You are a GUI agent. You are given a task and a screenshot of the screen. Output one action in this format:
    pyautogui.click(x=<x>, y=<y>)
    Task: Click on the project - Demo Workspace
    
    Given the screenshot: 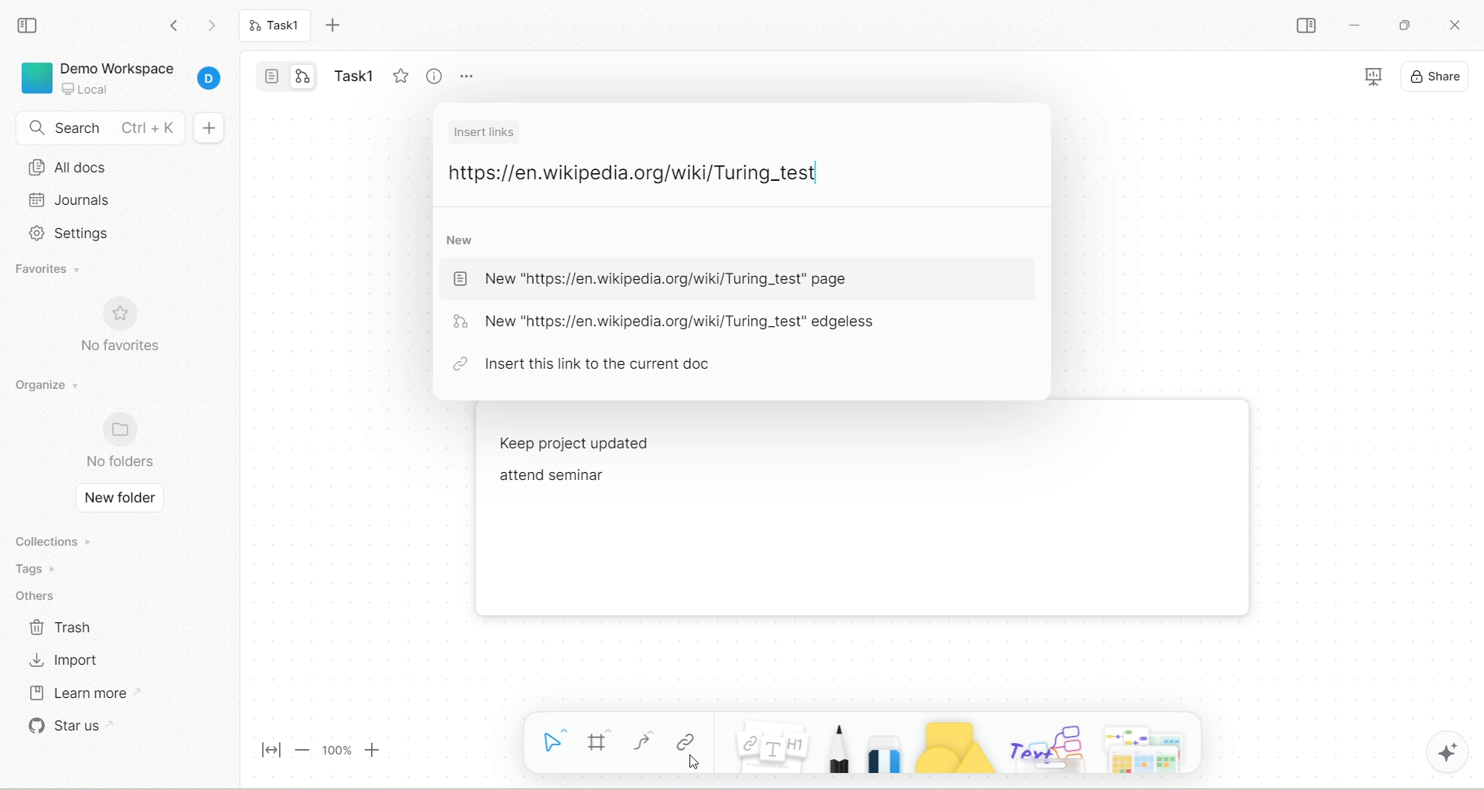 What is the action you would take?
    pyautogui.click(x=122, y=75)
    